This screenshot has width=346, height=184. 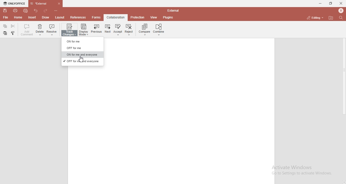 I want to click on reject, so click(x=129, y=30).